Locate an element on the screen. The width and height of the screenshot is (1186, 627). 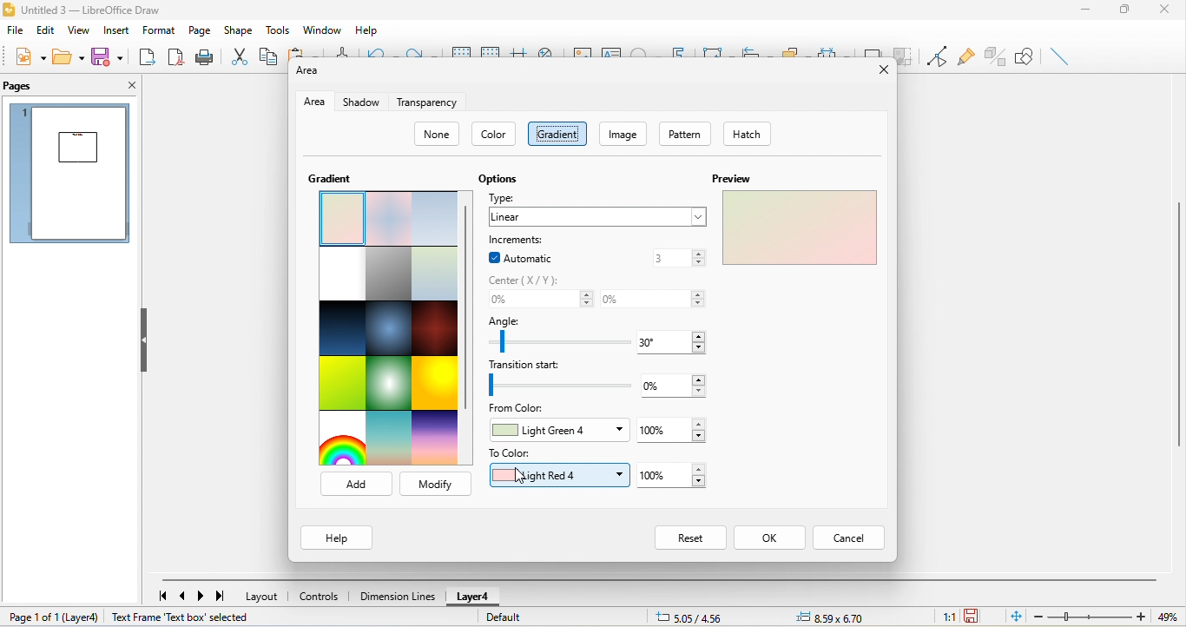
toggle extrusion is located at coordinates (996, 54).